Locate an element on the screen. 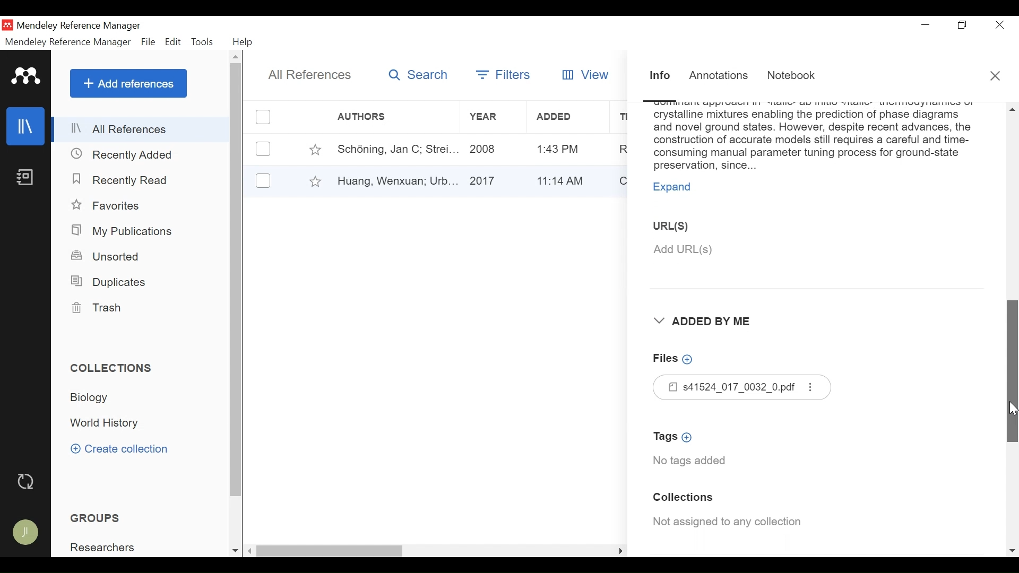 This screenshot has width=1019, height=573. Recently Read is located at coordinates (126, 181).